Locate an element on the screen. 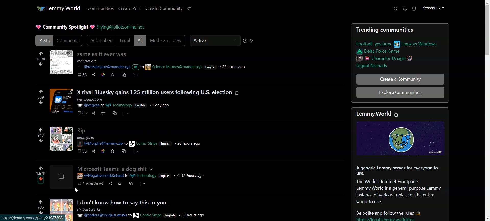 The height and width of the screenshot is (221, 490). Text is located at coordinates (112, 169).